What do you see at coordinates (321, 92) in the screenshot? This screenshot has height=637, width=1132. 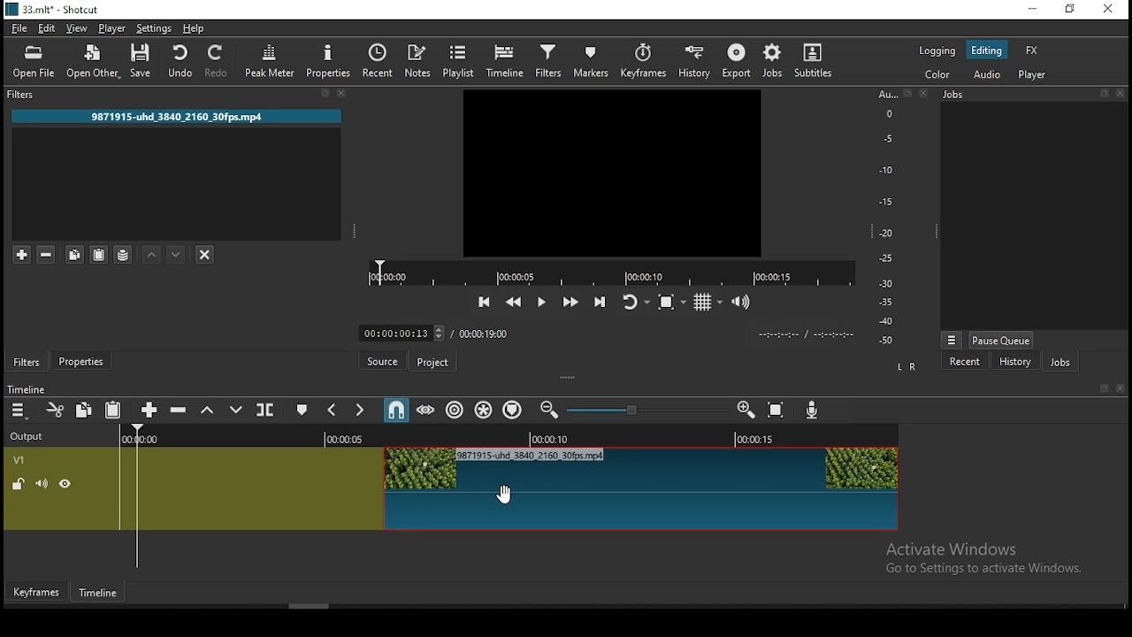 I see `bookmark` at bounding box center [321, 92].